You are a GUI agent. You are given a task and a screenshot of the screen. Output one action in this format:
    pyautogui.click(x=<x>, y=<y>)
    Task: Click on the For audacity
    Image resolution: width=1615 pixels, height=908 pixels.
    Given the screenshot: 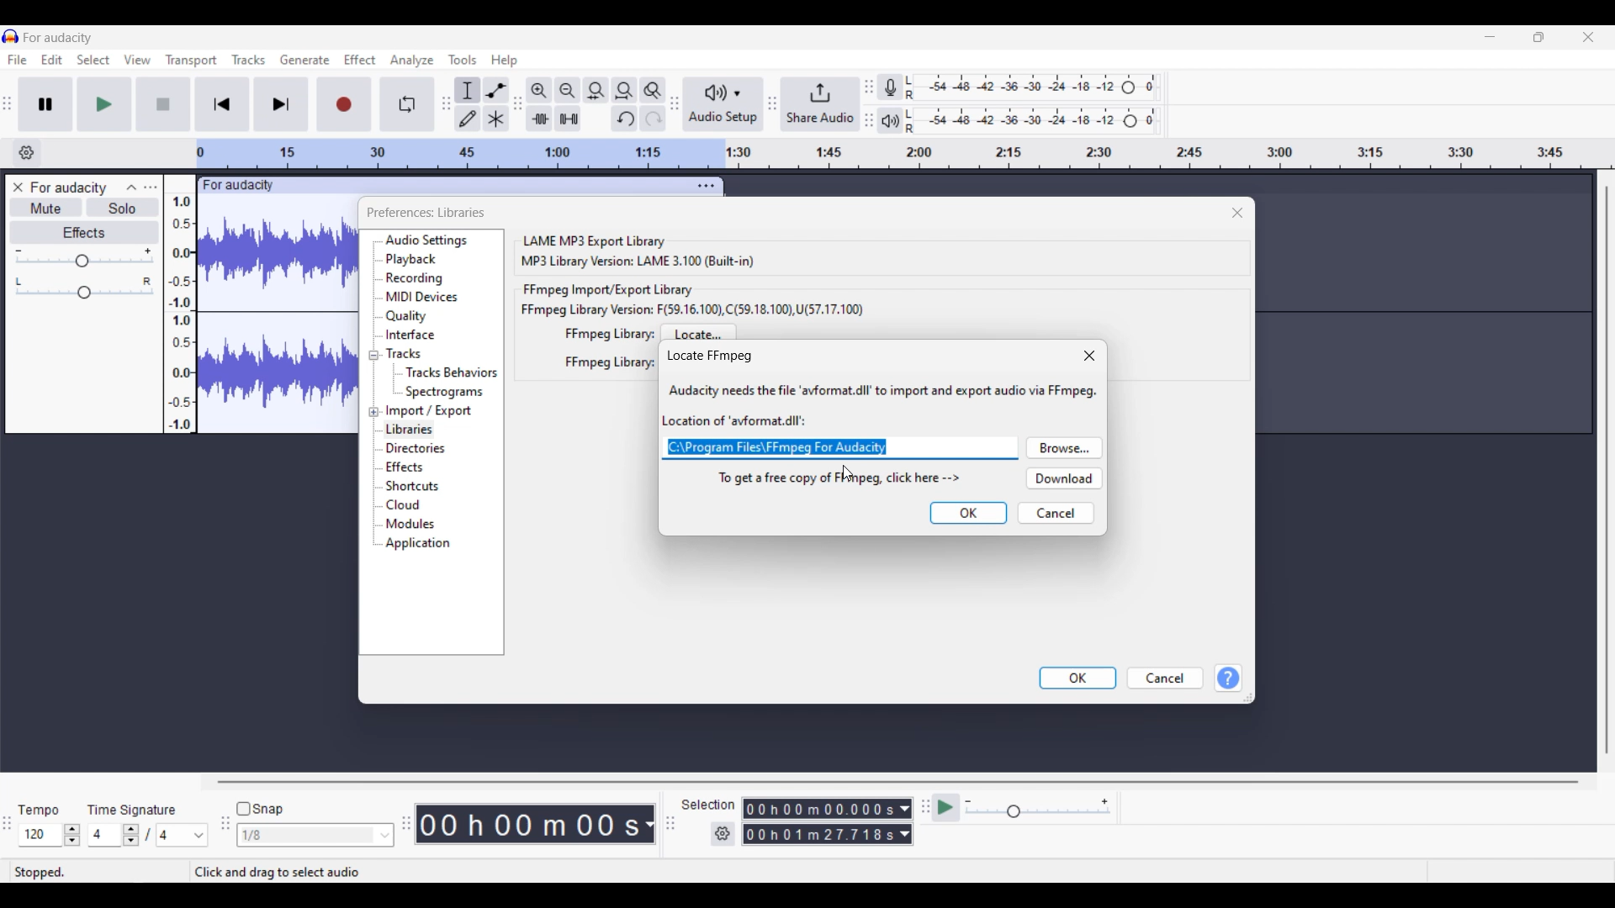 What is the action you would take?
    pyautogui.click(x=69, y=187)
    